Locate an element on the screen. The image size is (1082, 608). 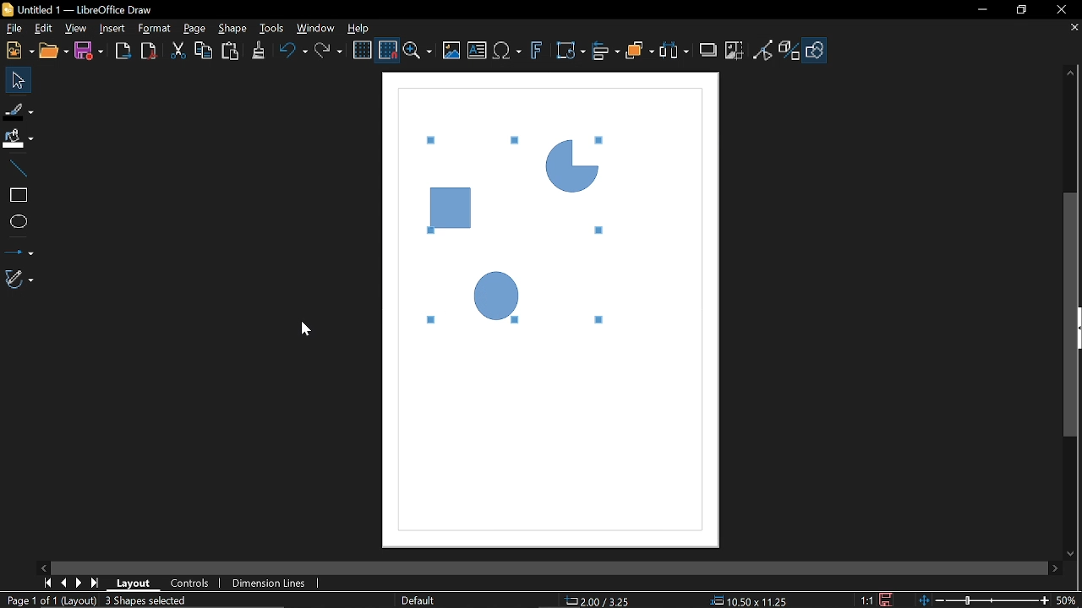
Copy is located at coordinates (204, 51).